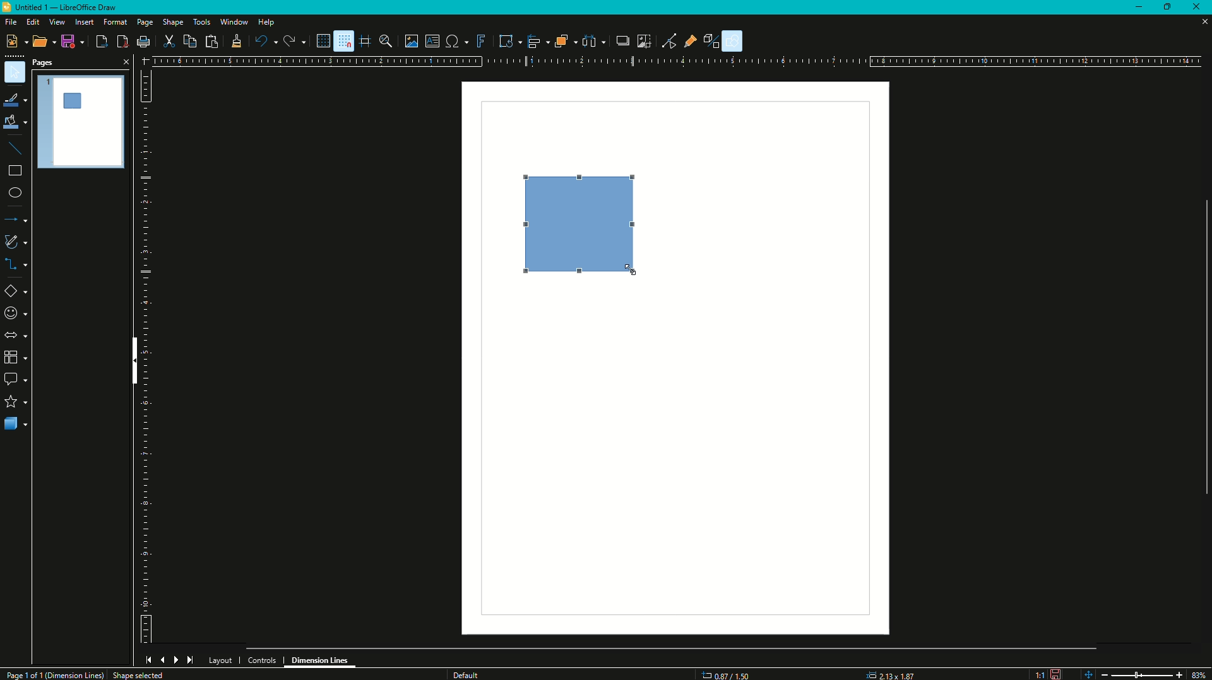  I want to click on Show Draw Functions, so click(734, 41).